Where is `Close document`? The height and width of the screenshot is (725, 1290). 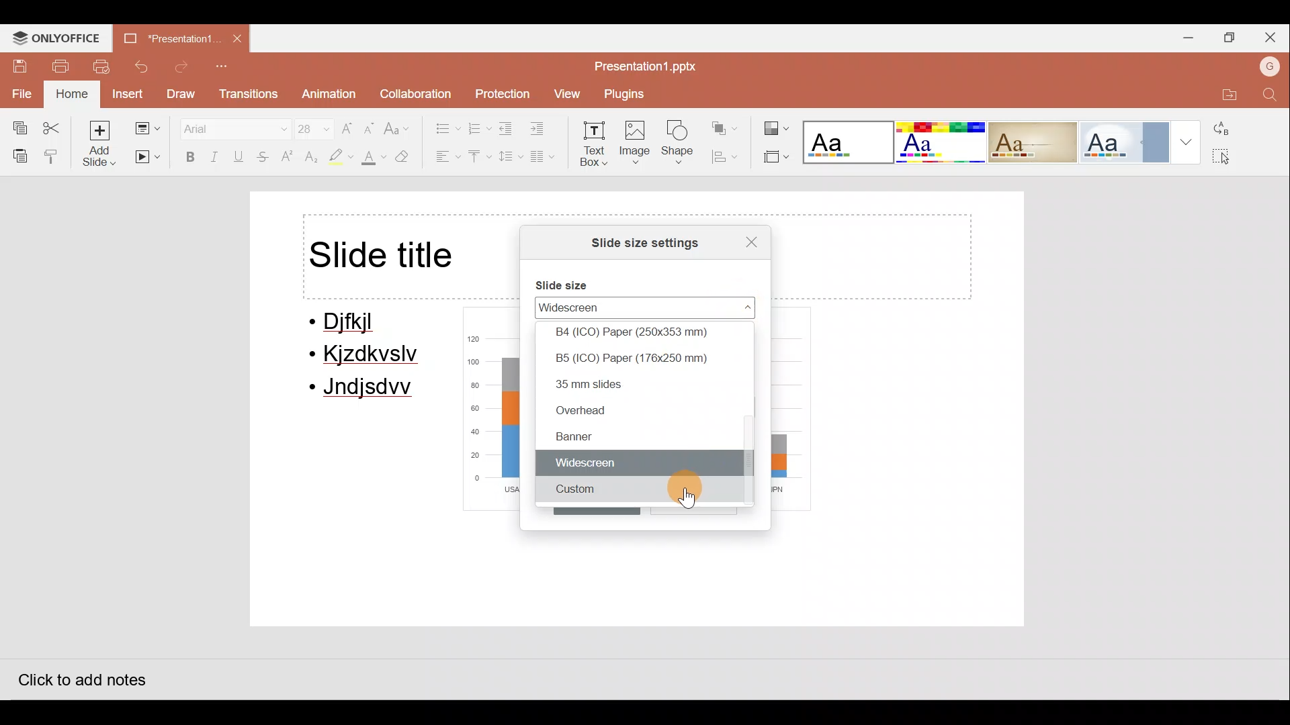
Close document is located at coordinates (239, 40).